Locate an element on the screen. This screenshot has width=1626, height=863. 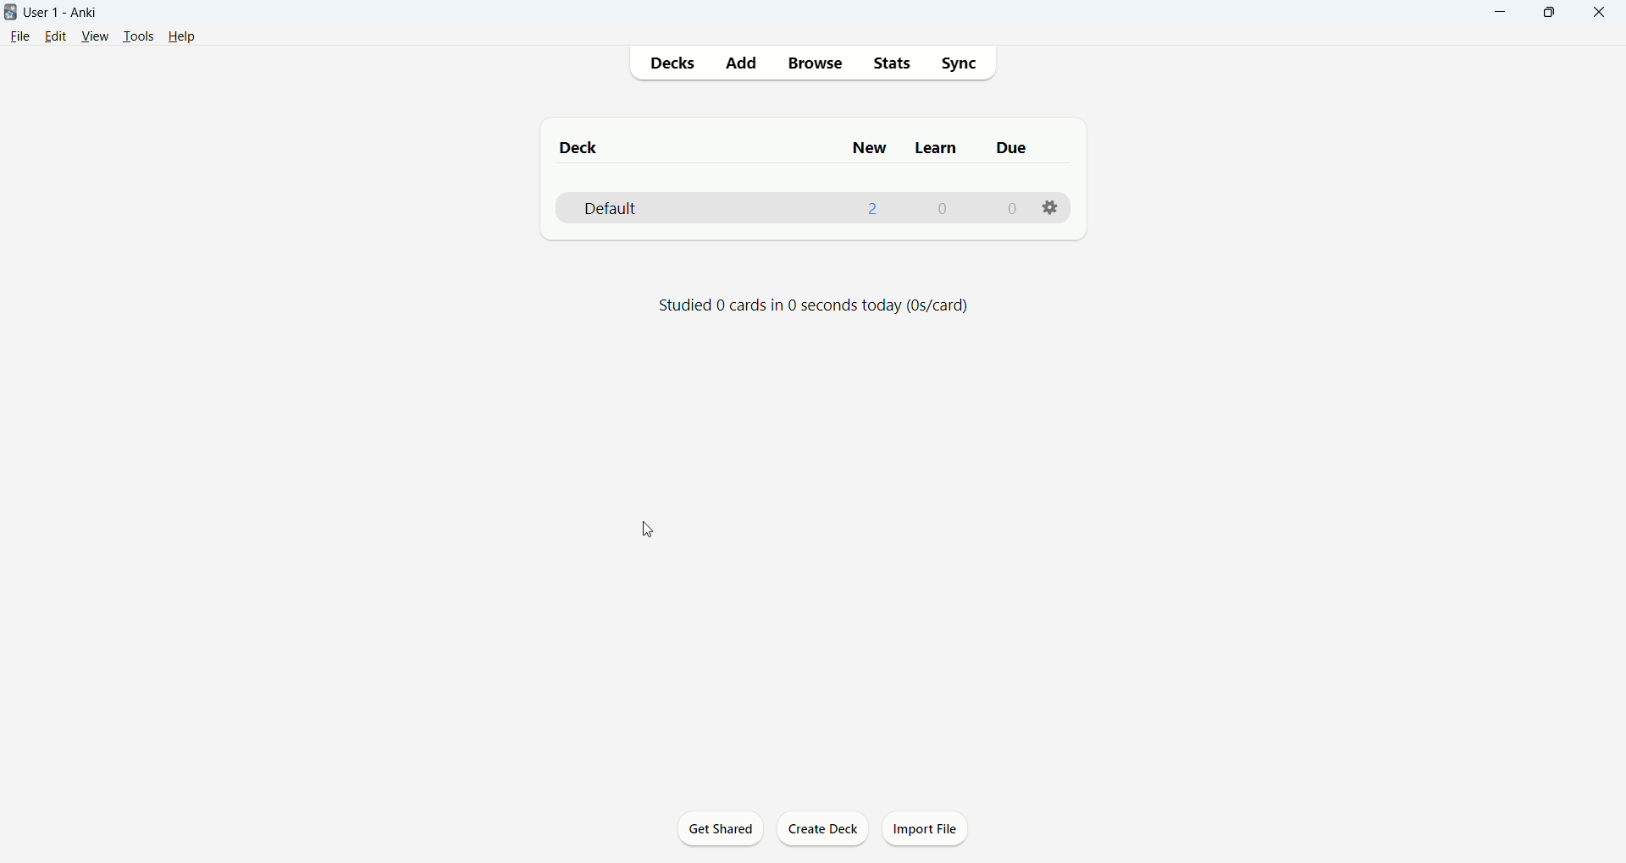
file is located at coordinates (19, 38).